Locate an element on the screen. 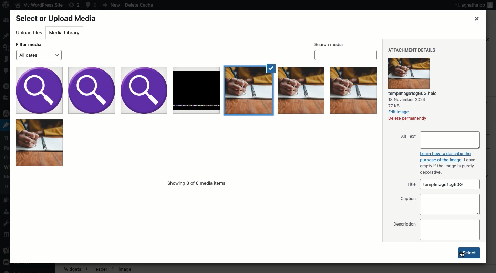  Search media is located at coordinates (346, 50).